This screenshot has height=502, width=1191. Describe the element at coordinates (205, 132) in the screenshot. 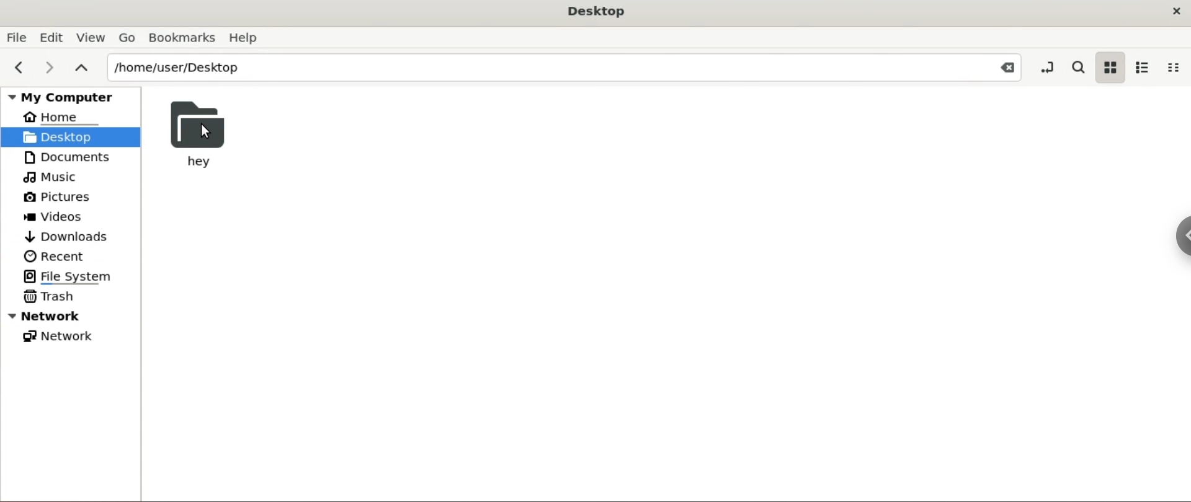

I see `Cursor` at that location.